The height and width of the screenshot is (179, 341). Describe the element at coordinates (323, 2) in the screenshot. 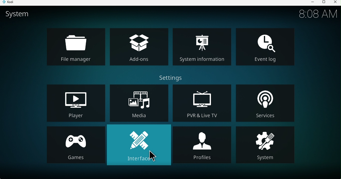

I see `Maximize` at that location.